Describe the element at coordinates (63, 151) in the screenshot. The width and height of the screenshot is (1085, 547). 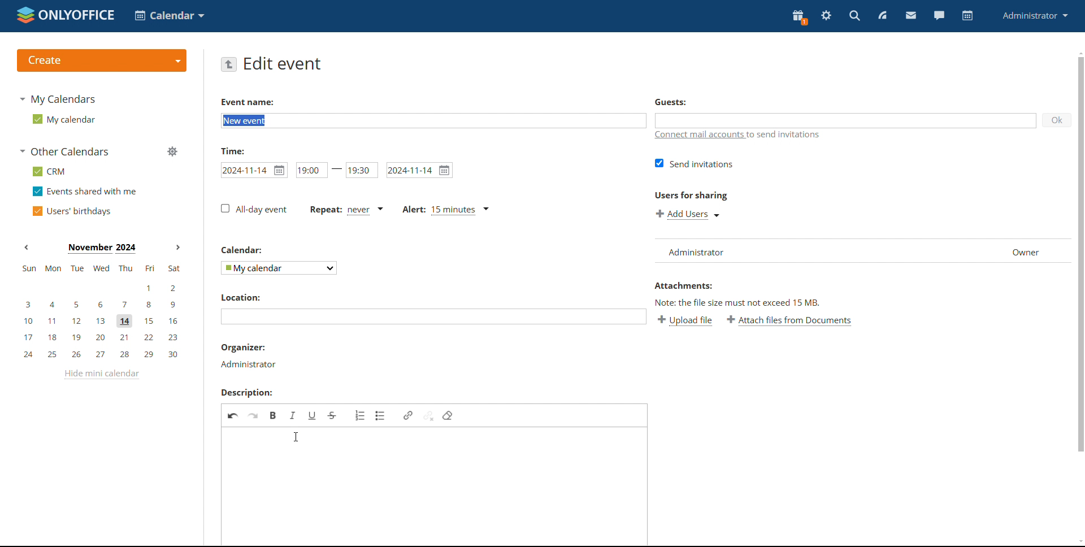
I see `other calendars` at that location.